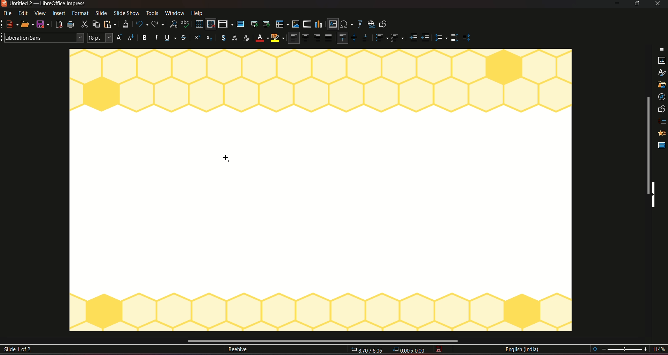  I want to click on view, so click(40, 13).